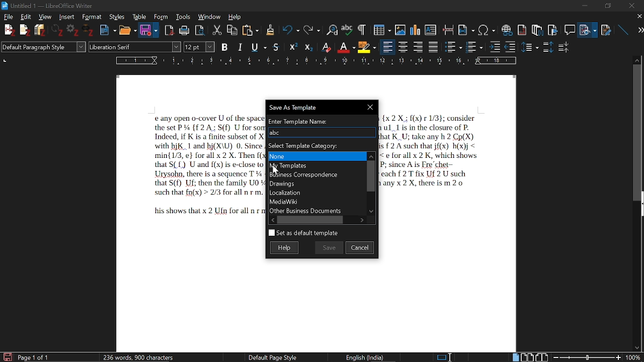 This screenshot has width=644, height=362. Describe the element at coordinates (90, 31) in the screenshot. I see `` at that location.